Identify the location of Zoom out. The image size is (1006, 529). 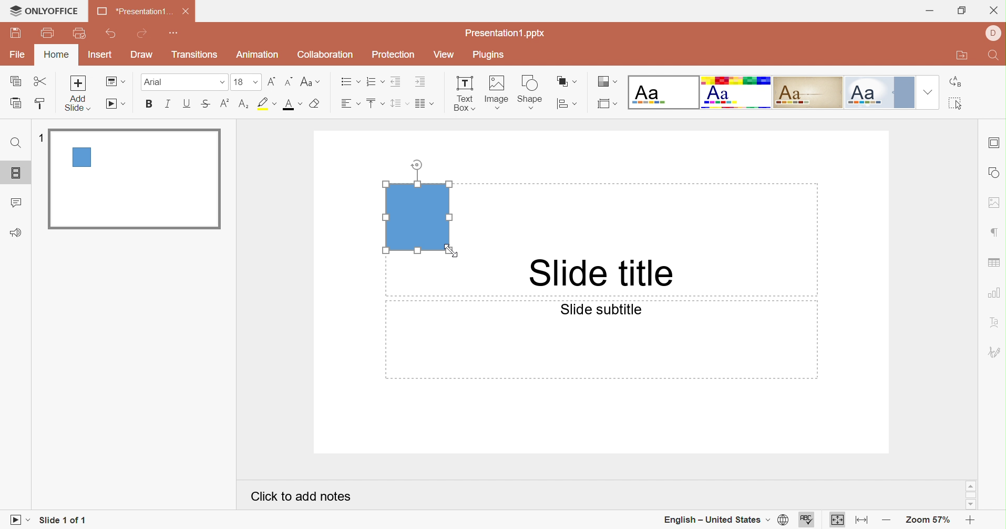
(888, 521).